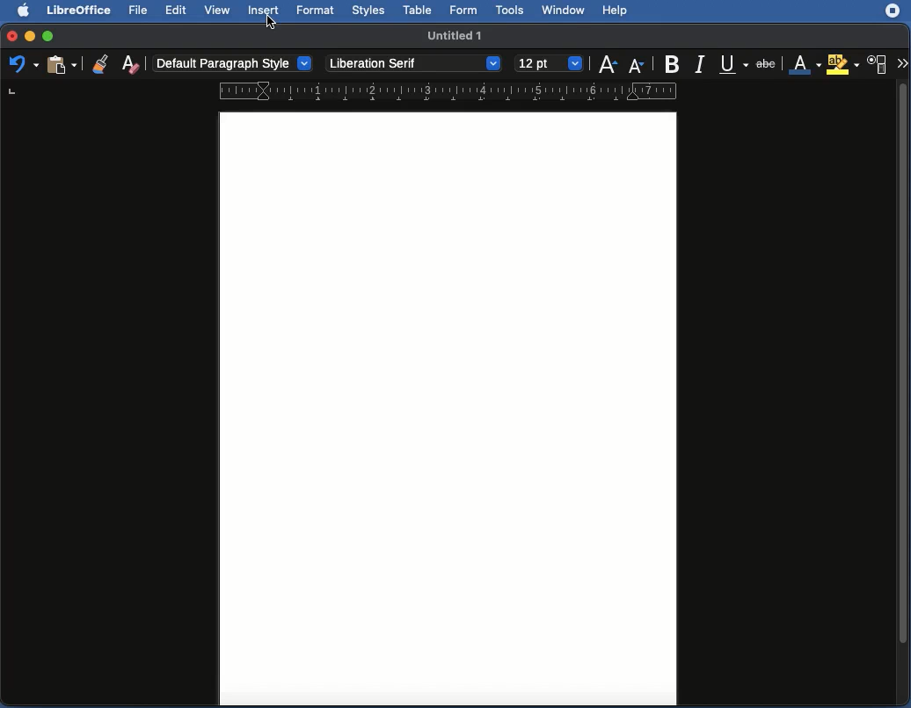 The height and width of the screenshot is (708, 911). What do you see at coordinates (456, 34) in the screenshot?
I see `Name` at bounding box center [456, 34].